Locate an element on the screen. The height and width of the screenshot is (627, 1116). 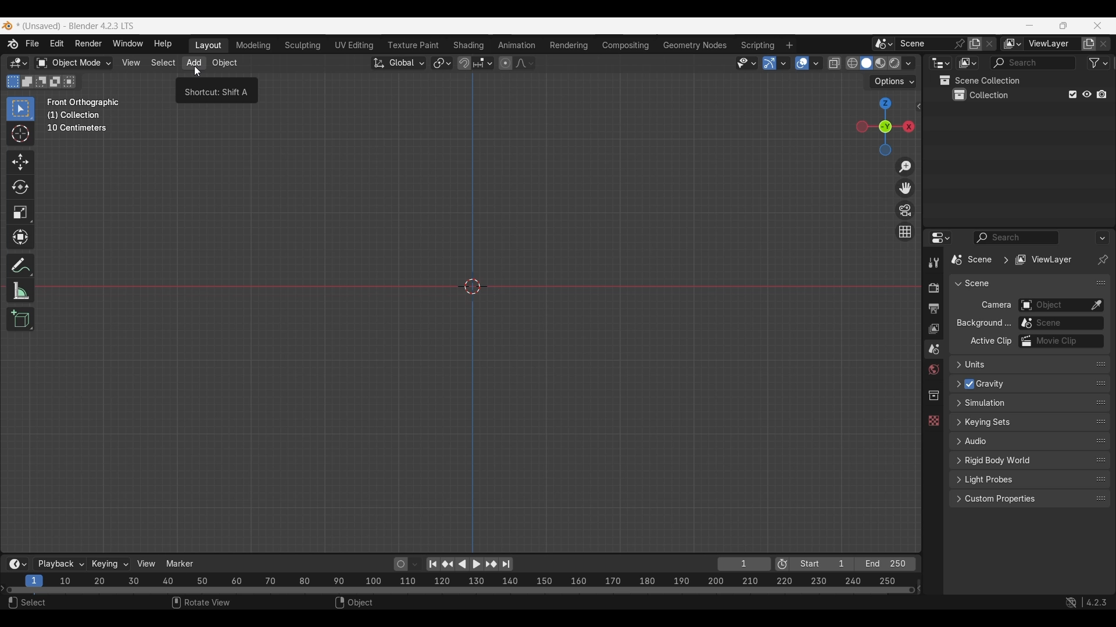
Current version of software  is located at coordinates (1097, 603).